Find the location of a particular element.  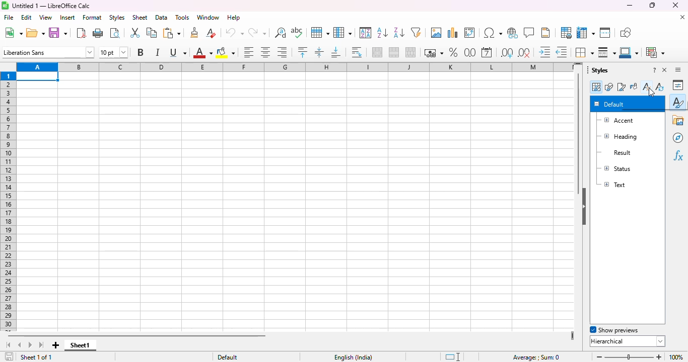

click to save the document is located at coordinates (9, 356).